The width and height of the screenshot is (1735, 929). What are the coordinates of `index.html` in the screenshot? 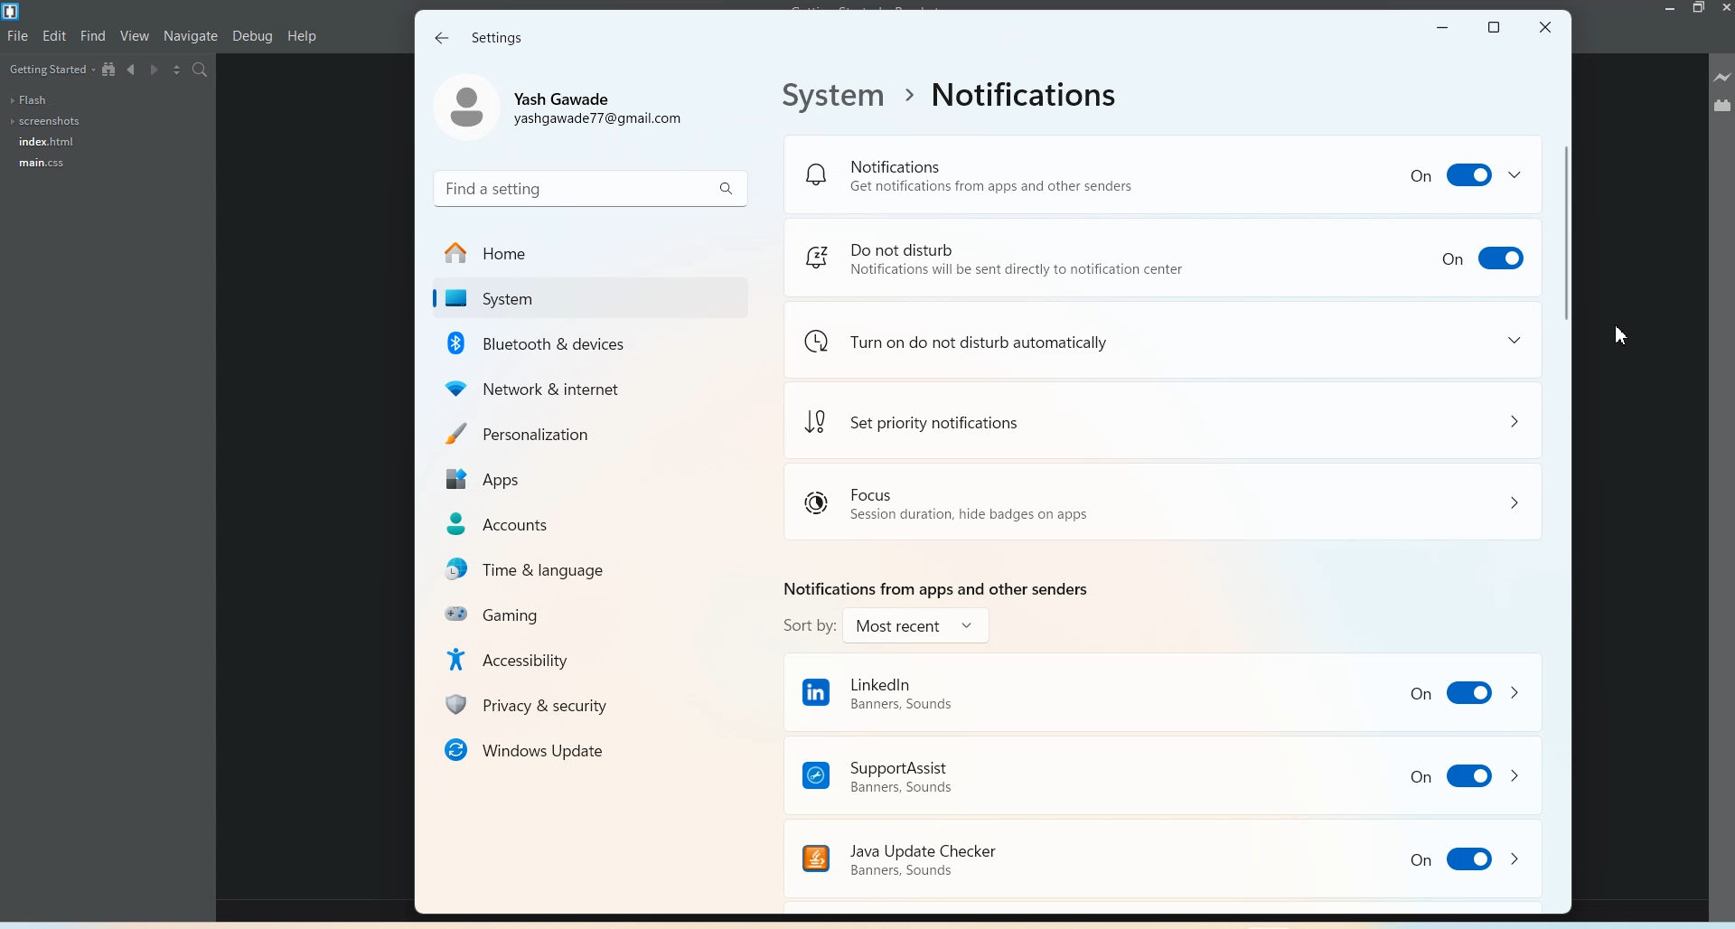 It's located at (42, 141).